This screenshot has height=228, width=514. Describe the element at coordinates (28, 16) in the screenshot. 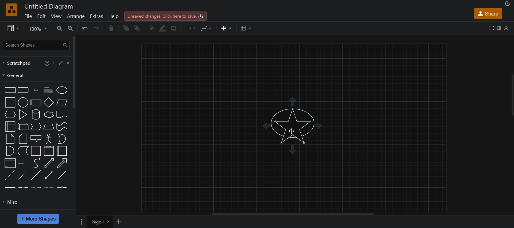

I see `file` at that location.